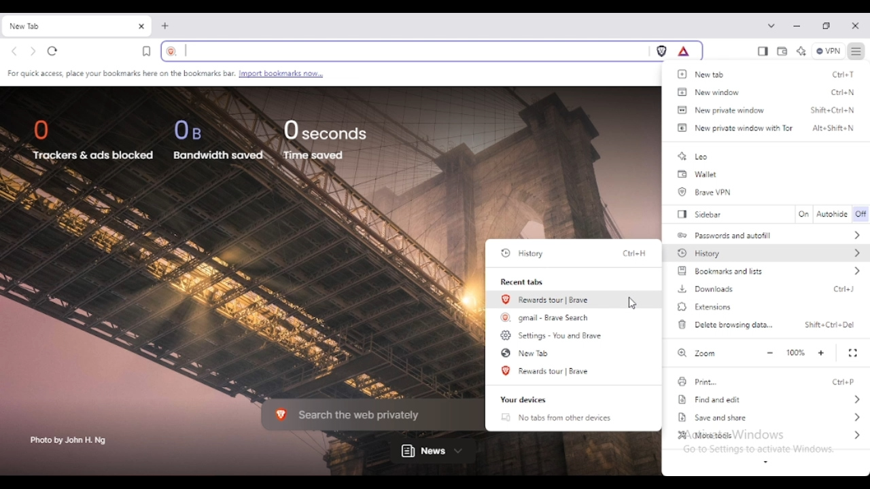 This screenshot has height=489, width=870. I want to click on off, so click(862, 215).